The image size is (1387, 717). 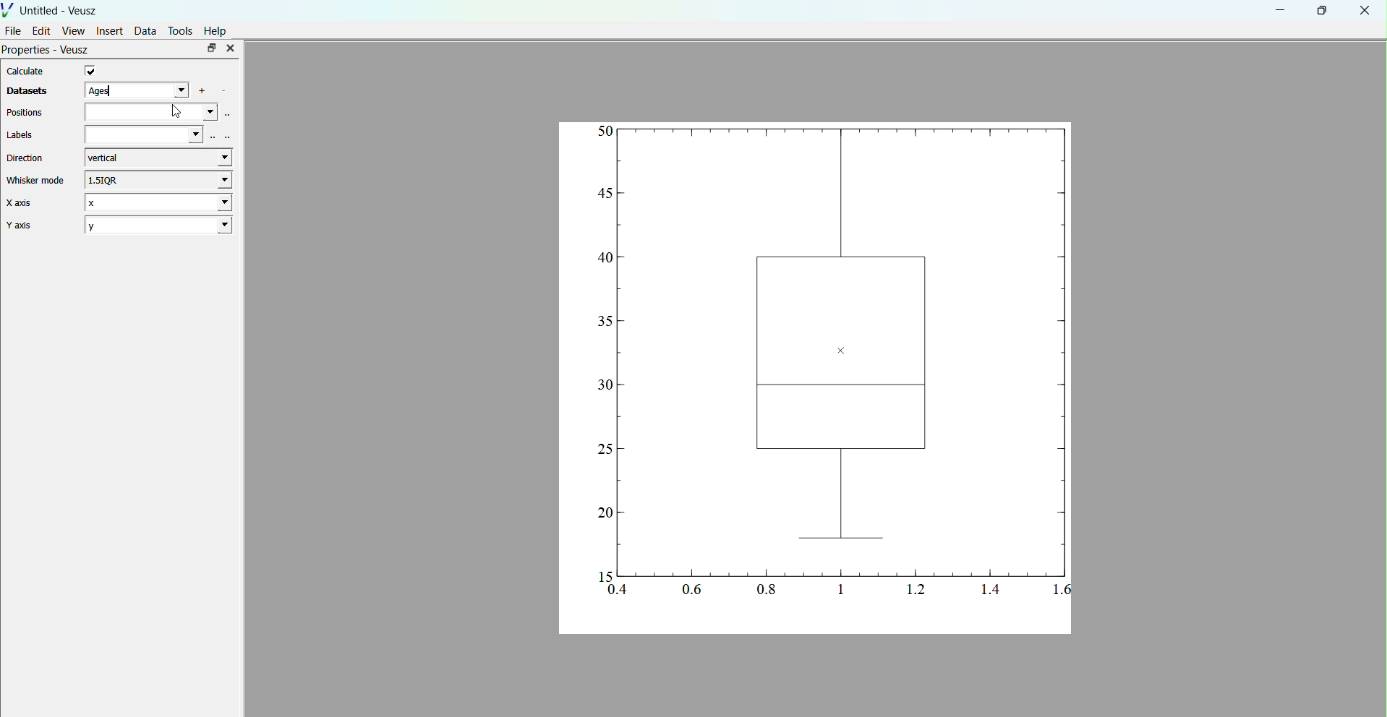 What do you see at coordinates (181, 30) in the screenshot?
I see `Tools` at bounding box center [181, 30].